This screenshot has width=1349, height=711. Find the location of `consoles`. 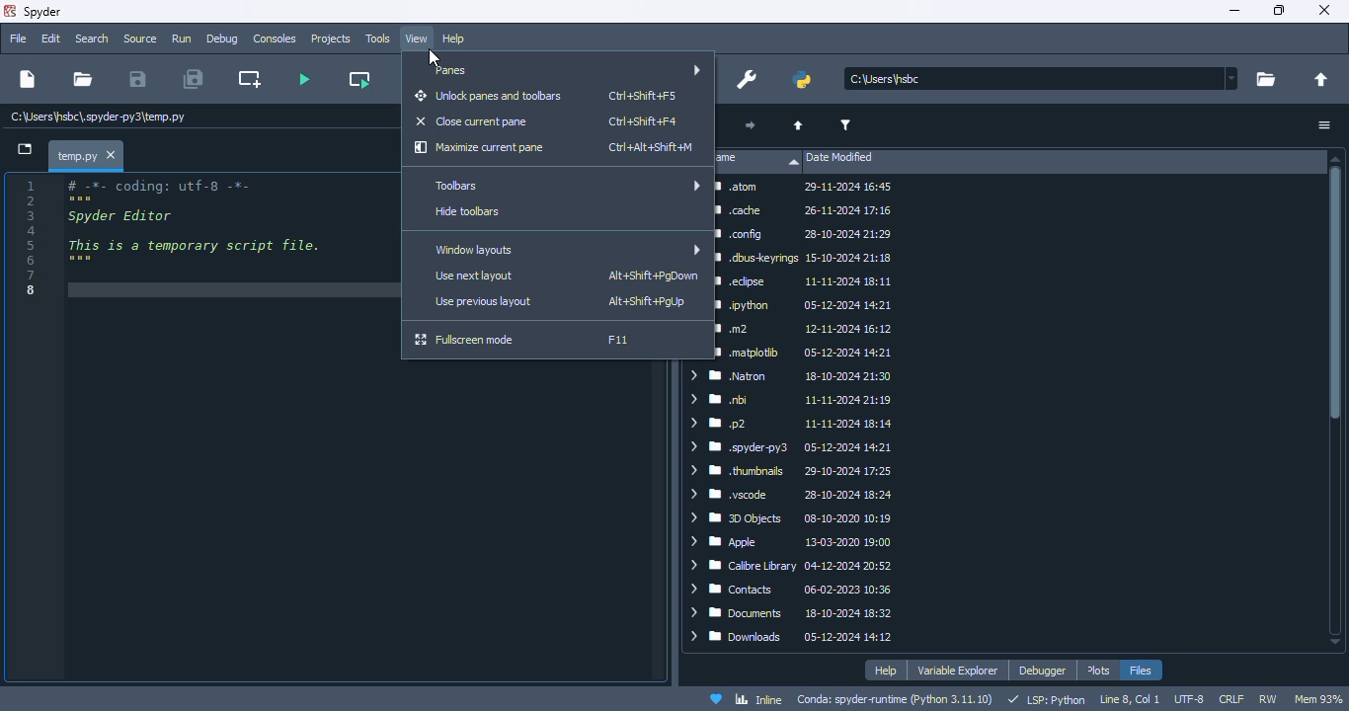

consoles is located at coordinates (274, 39).